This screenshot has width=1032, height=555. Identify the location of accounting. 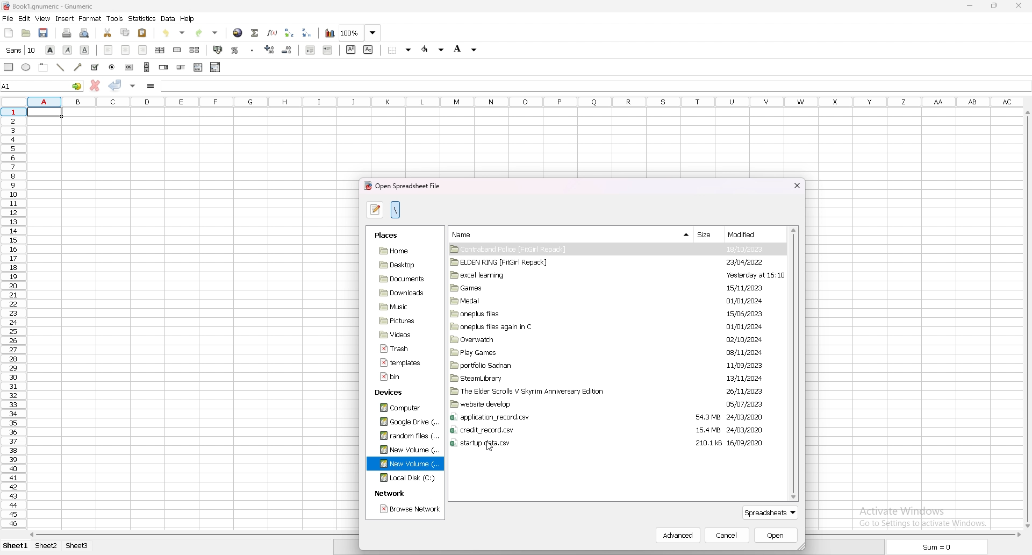
(218, 49).